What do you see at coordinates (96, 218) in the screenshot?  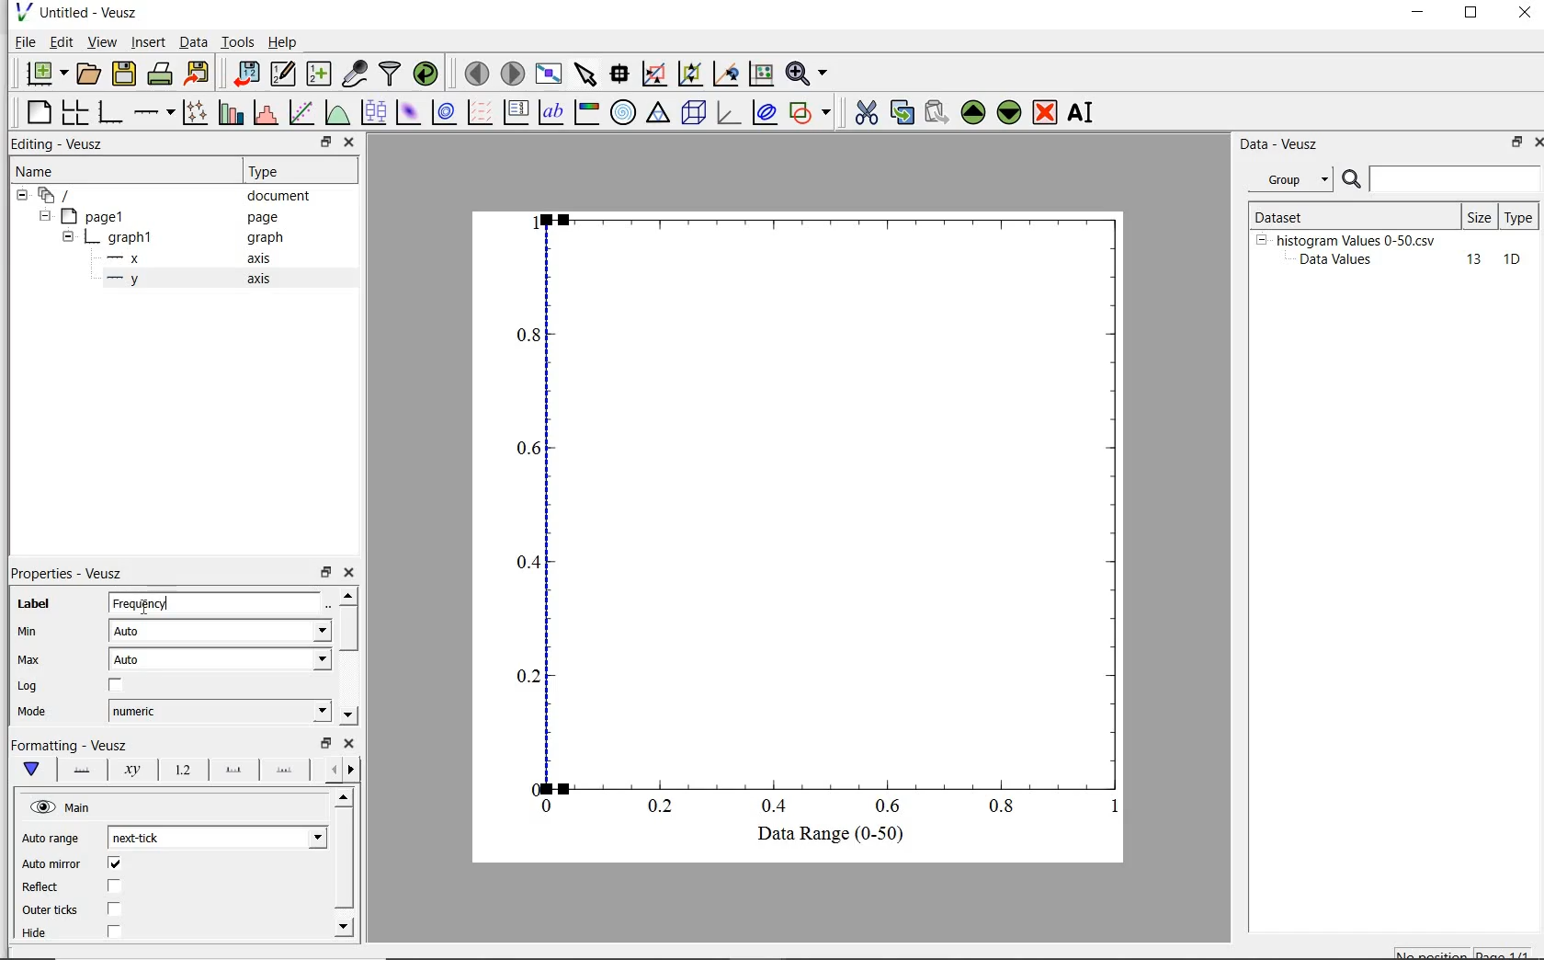 I see `page1` at bounding box center [96, 218].